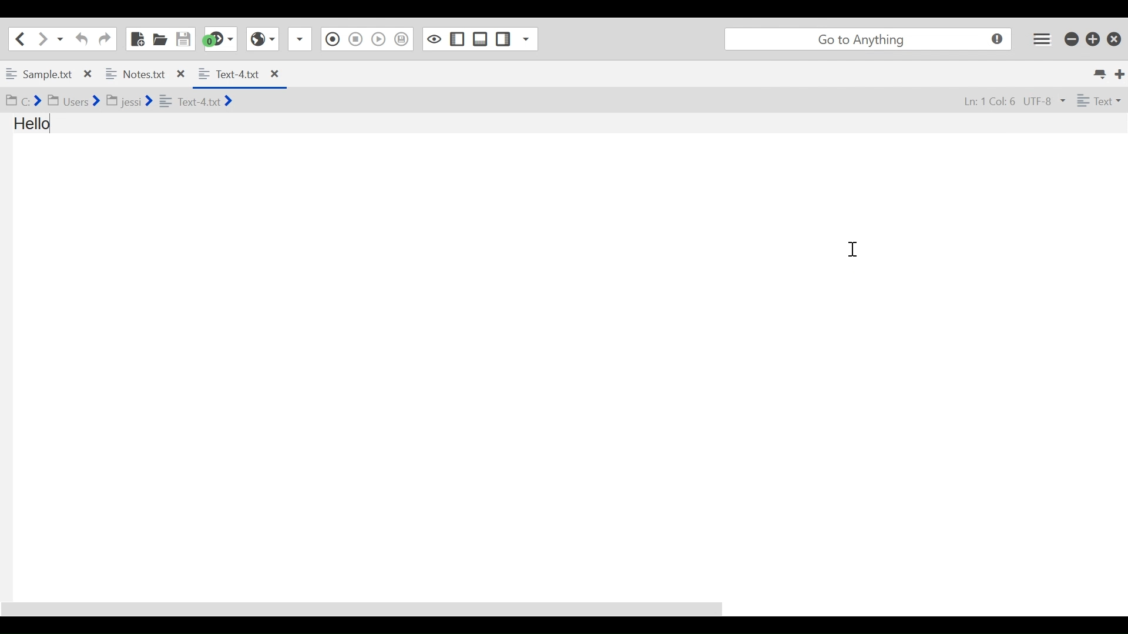 This screenshot has width=1128, height=634. Describe the element at coordinates (1102, 75) in the screenshot. I see `List all tabs` at that location.